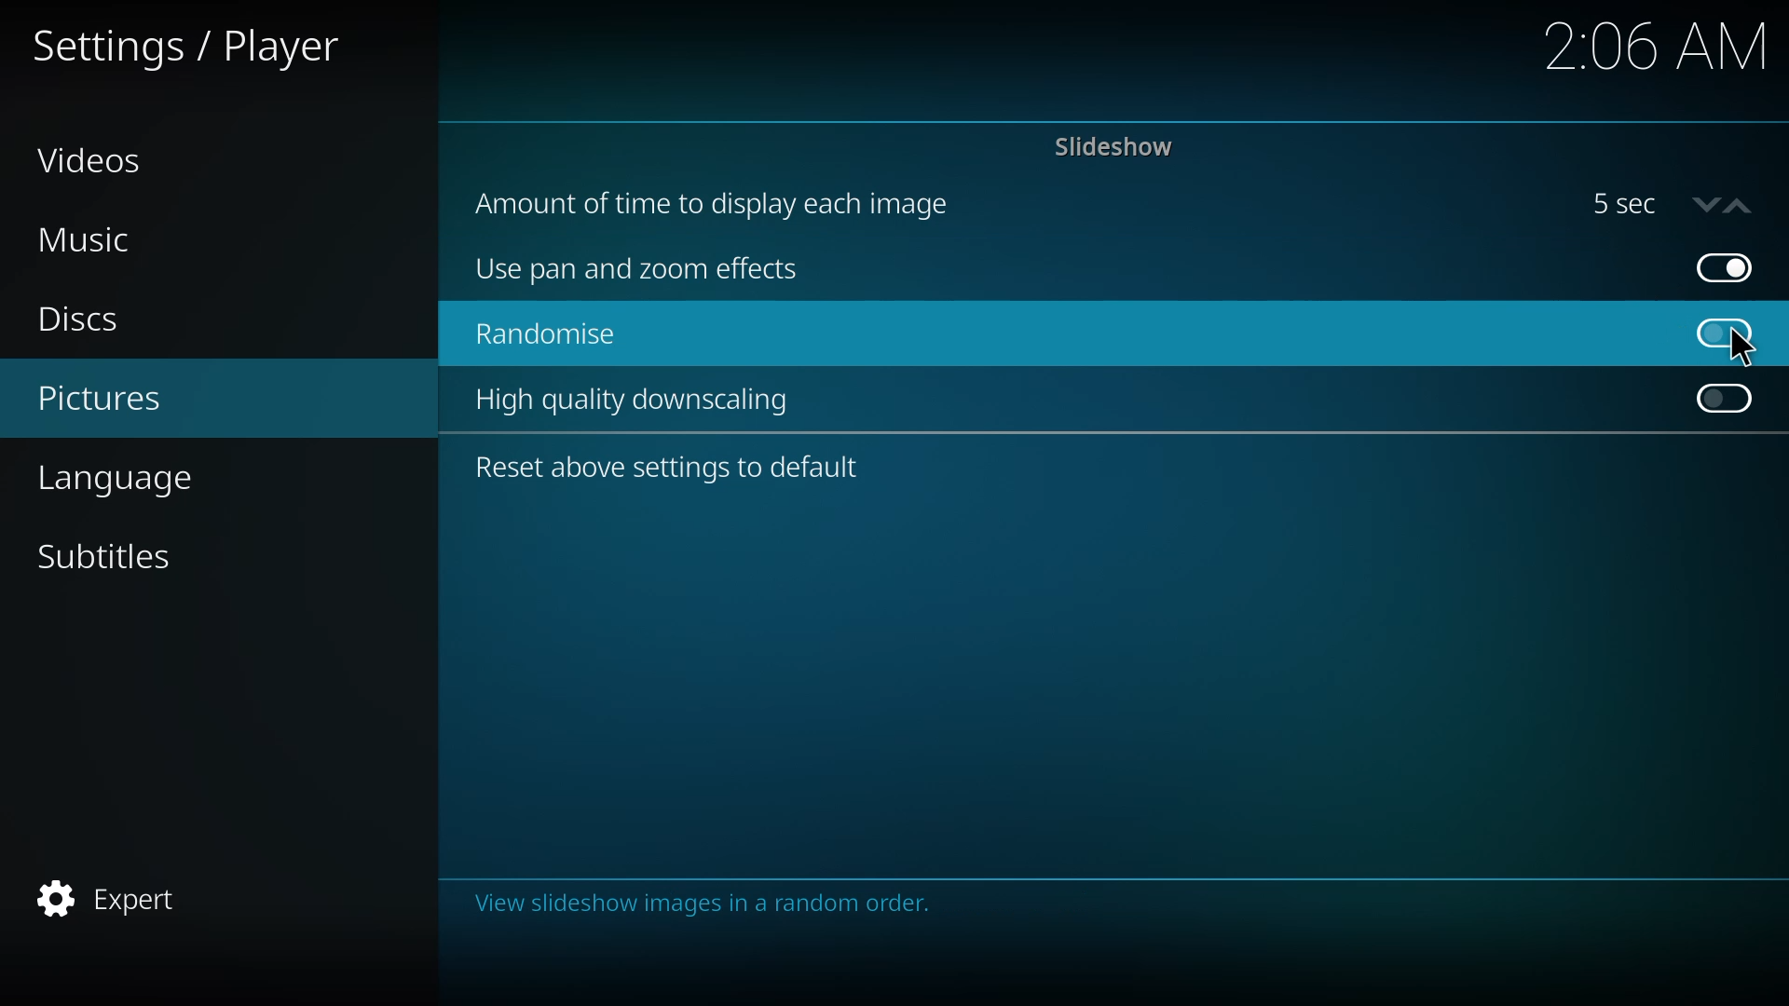  What do you see at coordinates (113, 479) in the screenshot?
I see `language` at bounding box center [113, 479].